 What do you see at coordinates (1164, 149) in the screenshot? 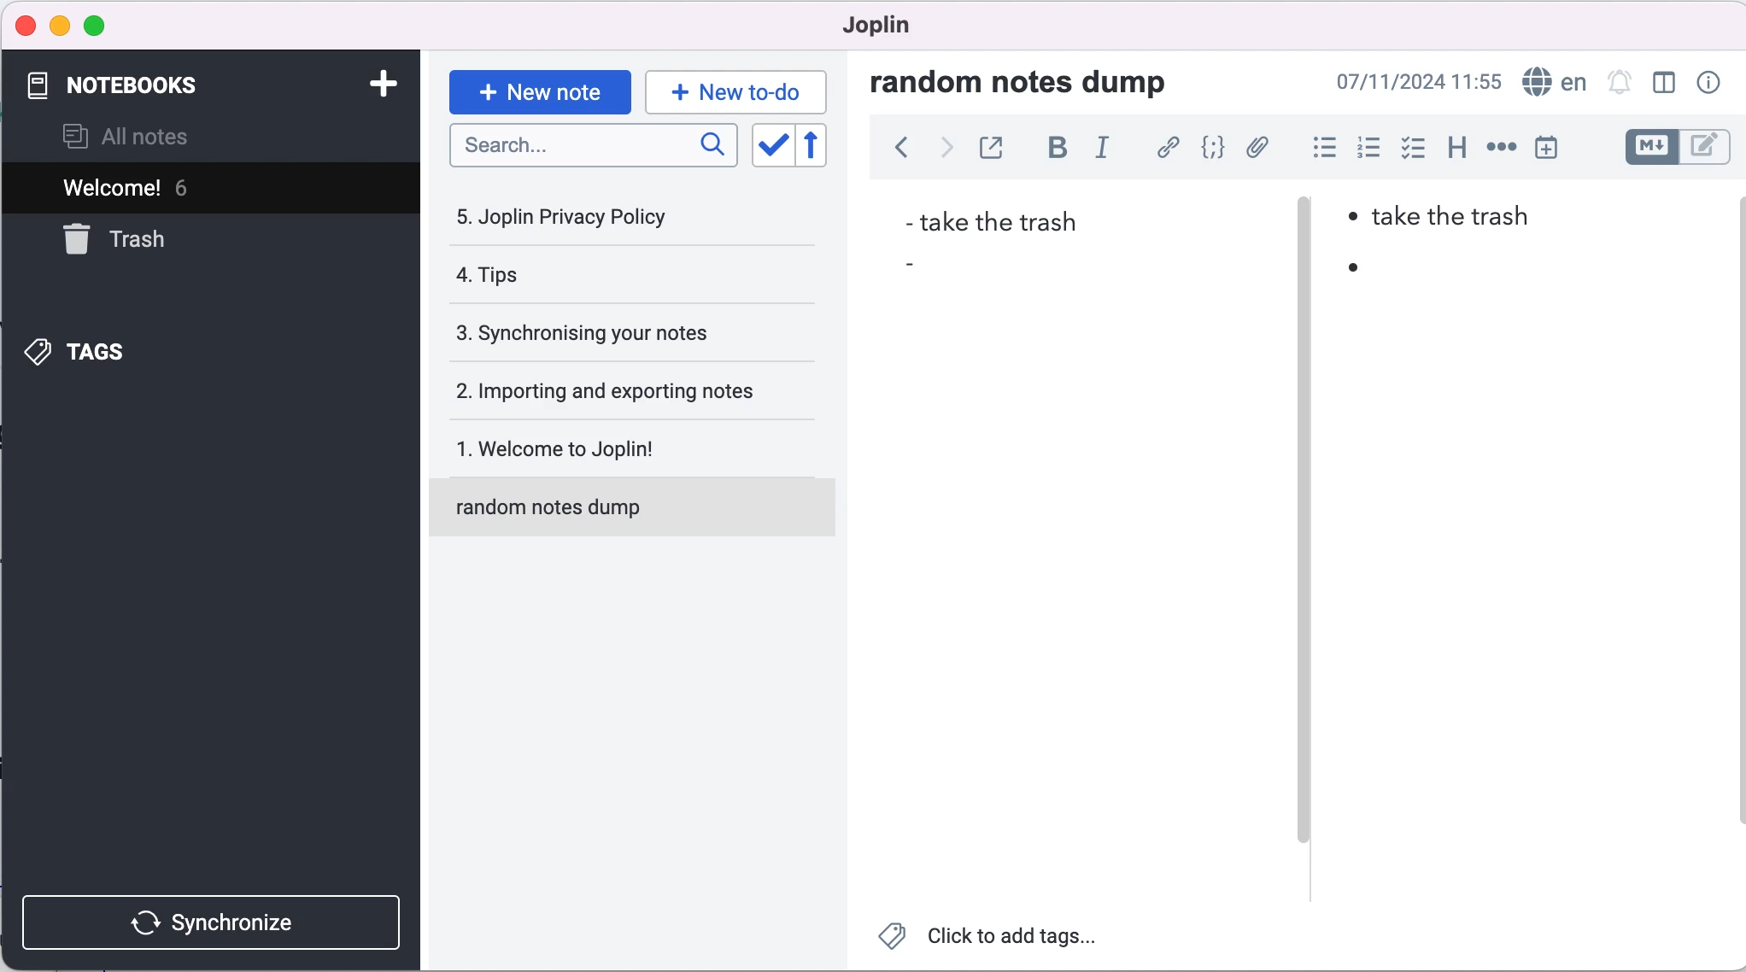
I see `hyperlink` at bounding box center [1164, 149].